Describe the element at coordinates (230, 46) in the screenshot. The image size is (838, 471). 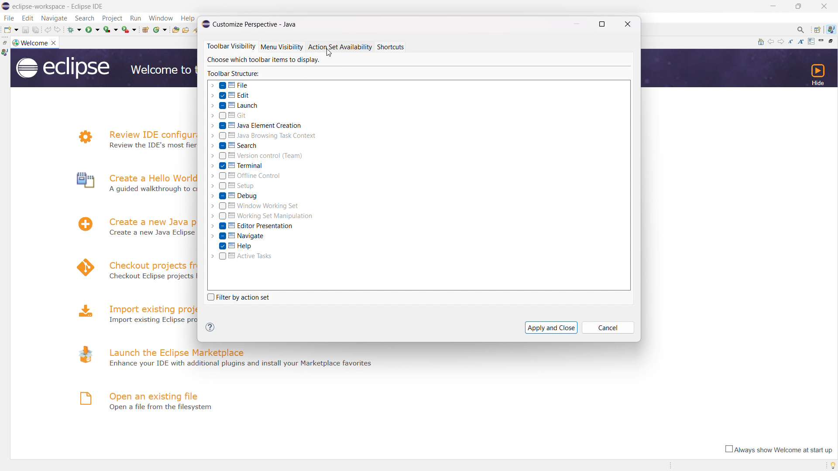
I see `toolbar visibility` at that location.